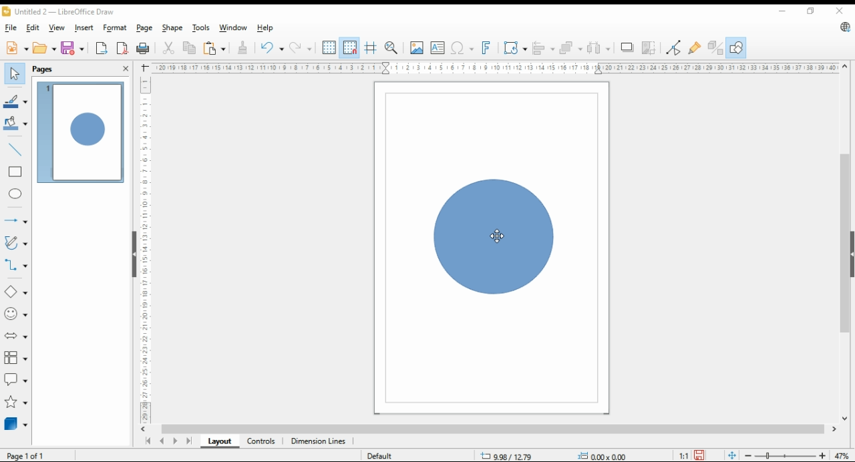 The height and width of the screenshot is (462, 855). I want to click on controls, so click(261, 440).